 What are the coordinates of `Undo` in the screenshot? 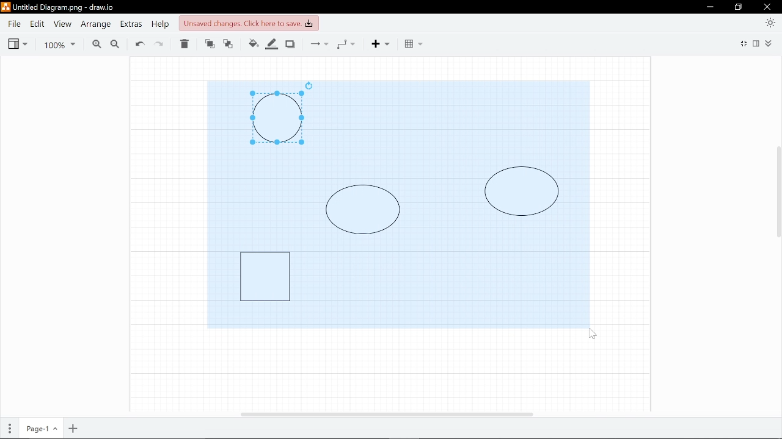 It's located at (139, 43).